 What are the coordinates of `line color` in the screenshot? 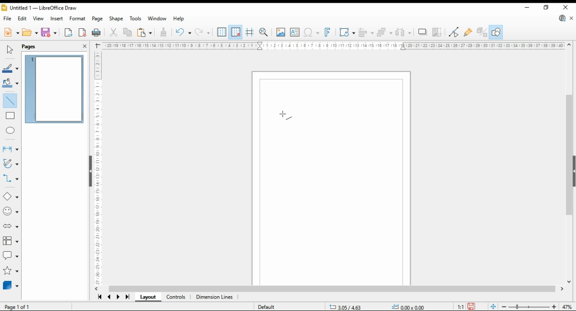 It's located at (11, 68).